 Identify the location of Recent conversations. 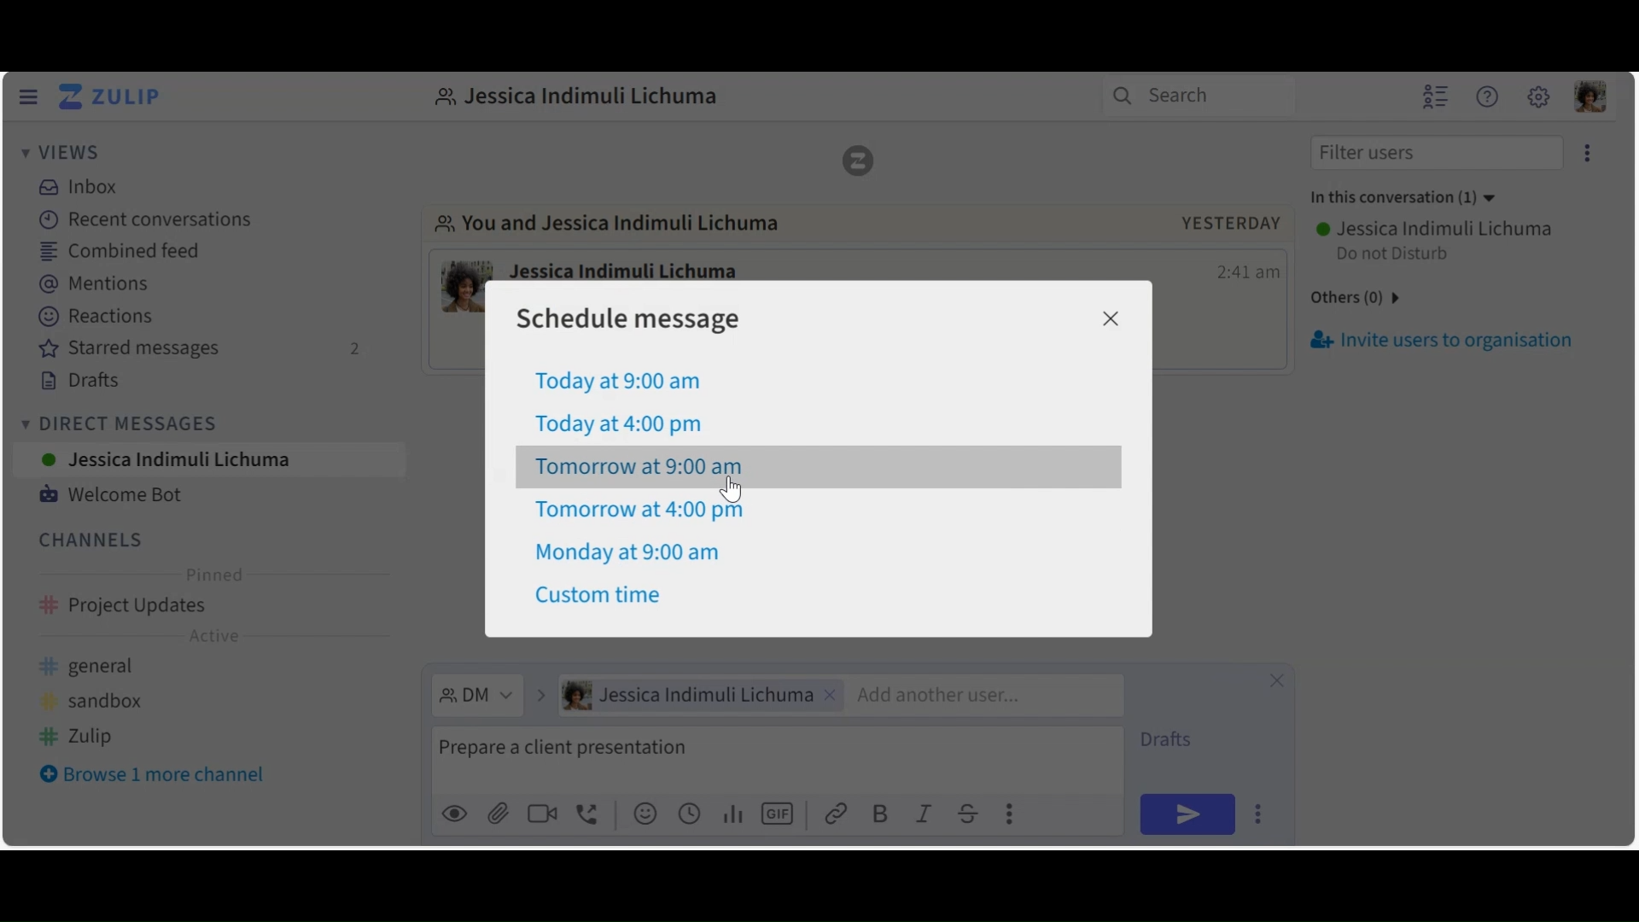
(149, 220).